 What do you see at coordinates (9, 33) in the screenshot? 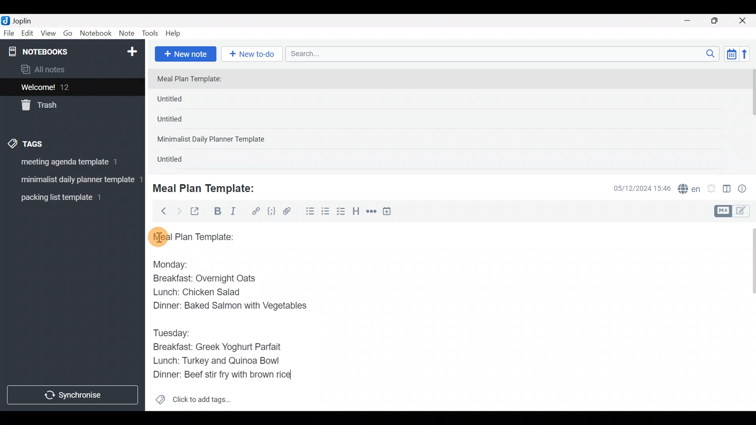
I see `File` at bounding box center [9, 33].